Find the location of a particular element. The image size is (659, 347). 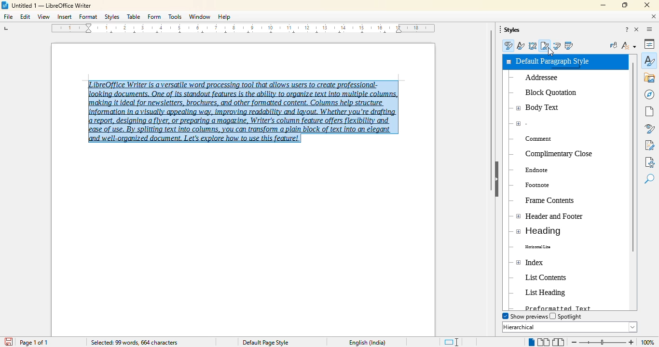

Block Quotation is located at coordinates (548, 92).